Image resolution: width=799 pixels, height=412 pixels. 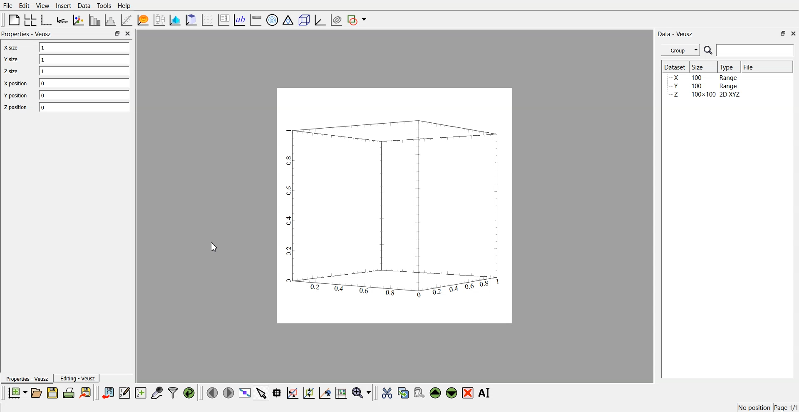 I want to click on Edit and enter new dataset, so click(x=124, y=392).